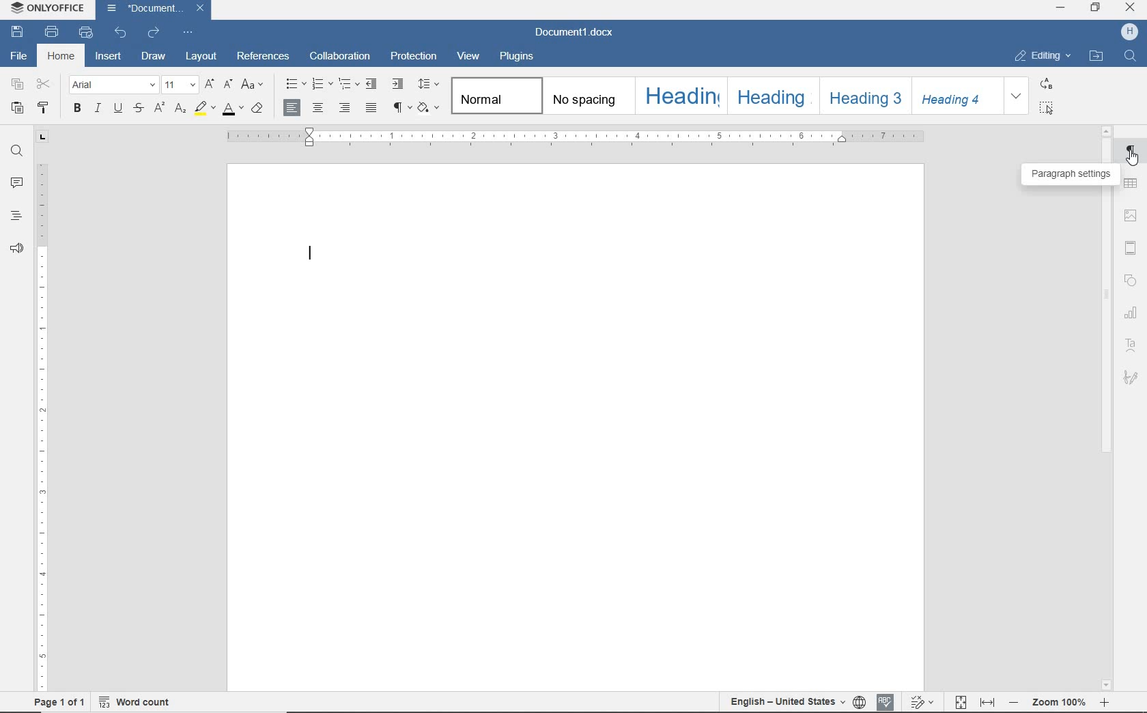  What do you see at coordinates (921, 703) in the screenshot?
I see `track changes` at bounding box center [921, 703].